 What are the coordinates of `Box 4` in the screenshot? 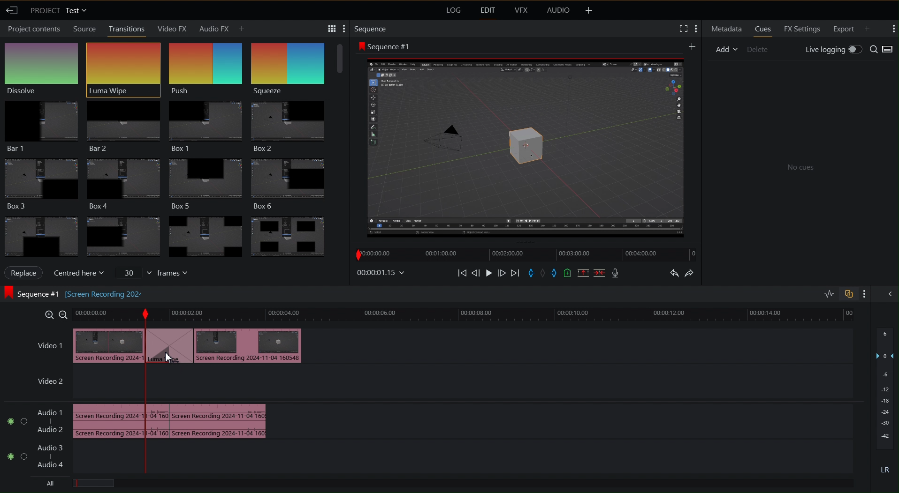 It's located at (122, 182).